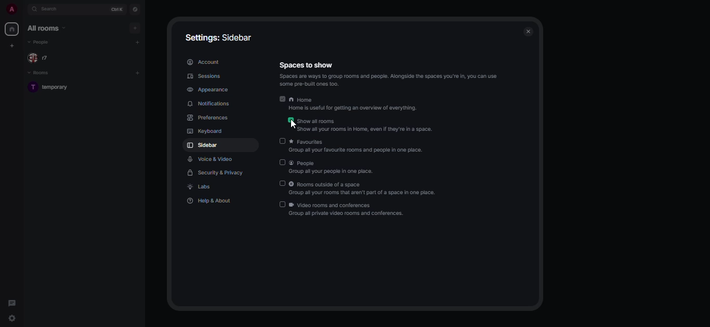 Image resolution: width=710 pixels, height=327 pixels. I want to click on close, so click(529, 32).